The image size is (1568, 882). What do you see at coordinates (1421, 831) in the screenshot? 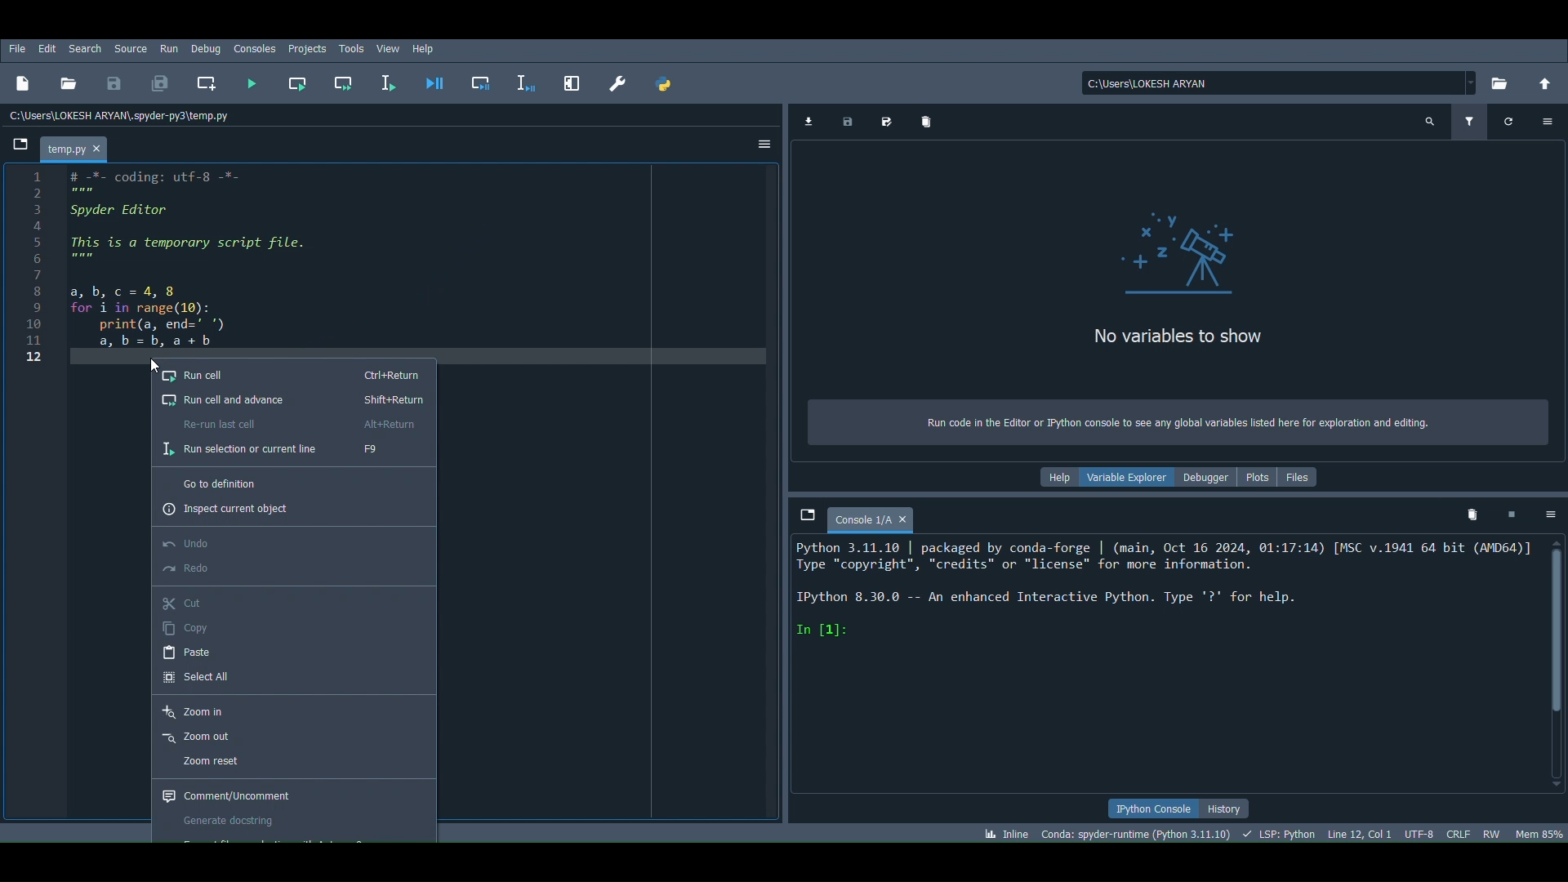
I see `Encoding` at bounding box center [1421, 831].